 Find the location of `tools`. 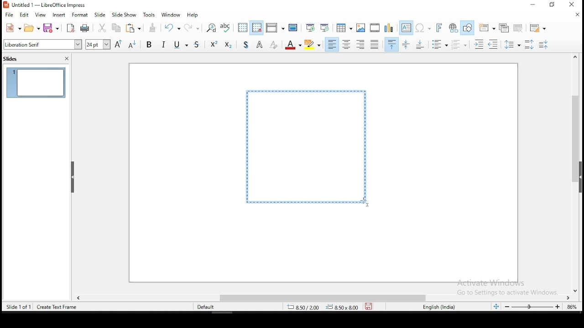

tools is located at coordinates (147, 15).